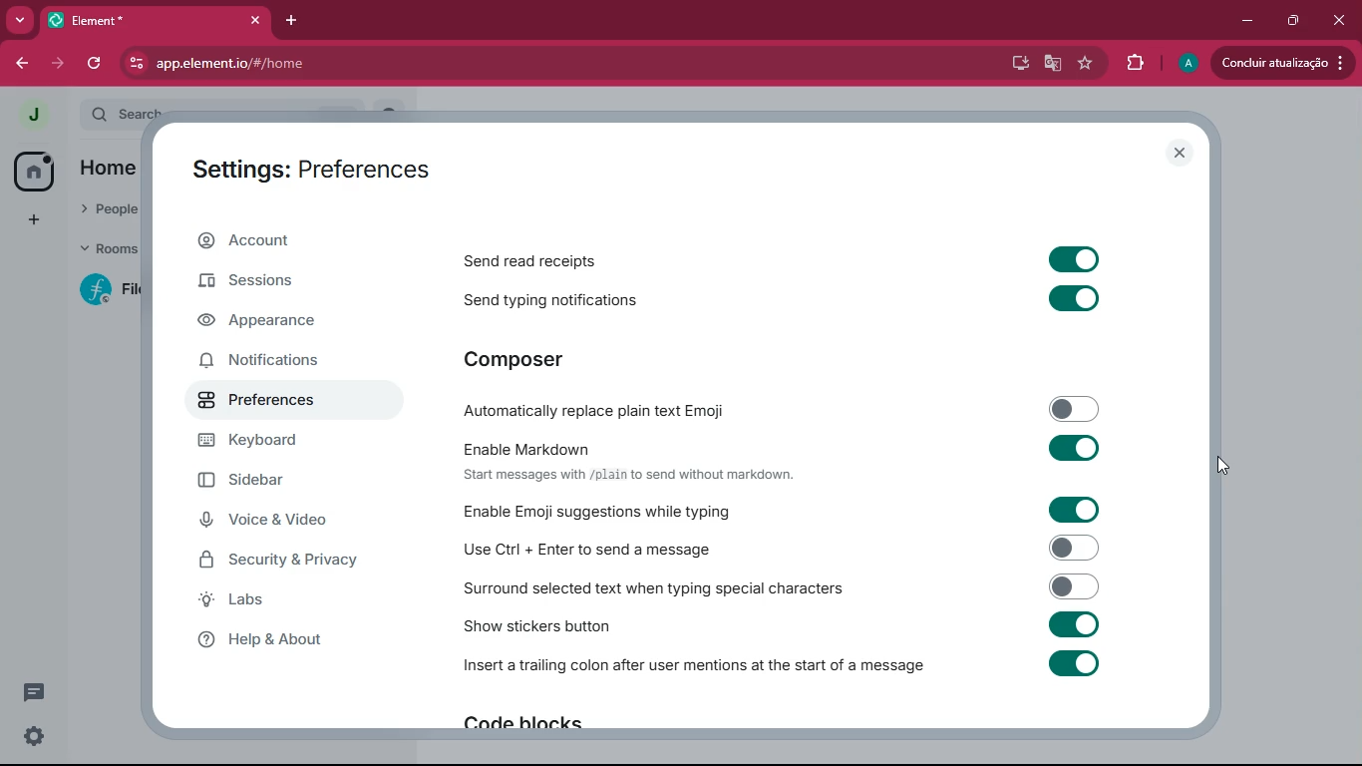  What do you see at coordinates (632, 478) in the screenshot?
I see `‘Start messages with /plain to send without markdown.` at bounding box center [632, 478].